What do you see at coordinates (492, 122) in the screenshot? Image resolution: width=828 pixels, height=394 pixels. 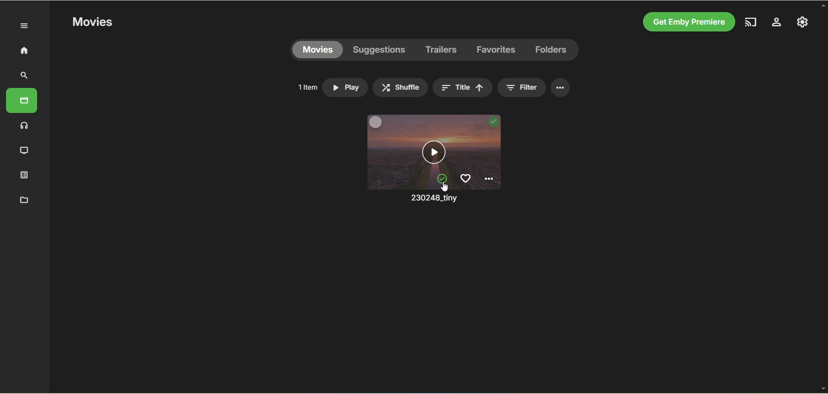 I see `played video` at bounding box center [492, 122].